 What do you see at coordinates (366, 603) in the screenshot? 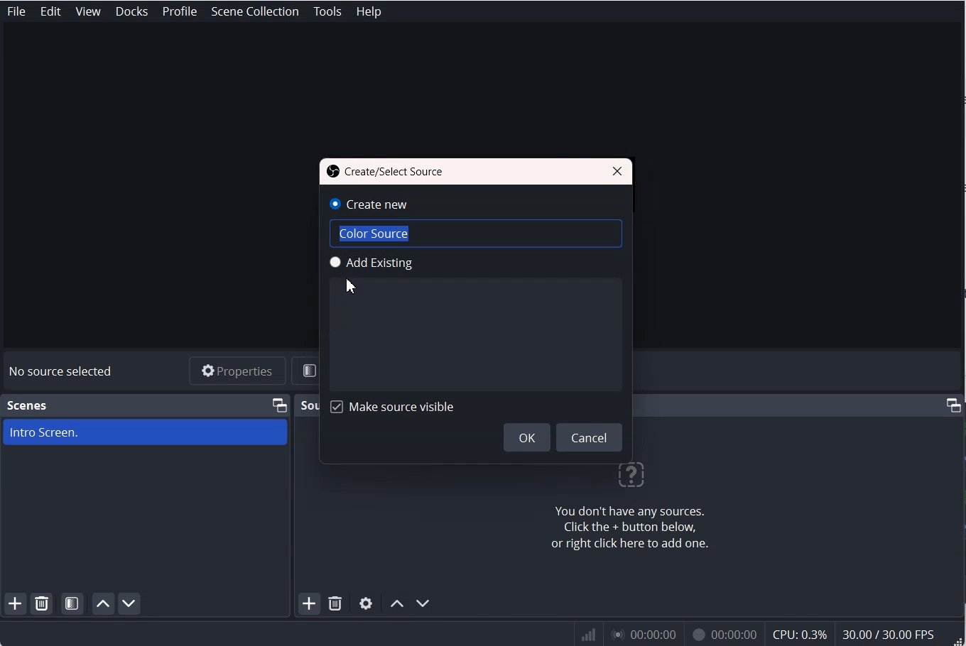
I see `Open Source properties` at bounding box center [366, 603].